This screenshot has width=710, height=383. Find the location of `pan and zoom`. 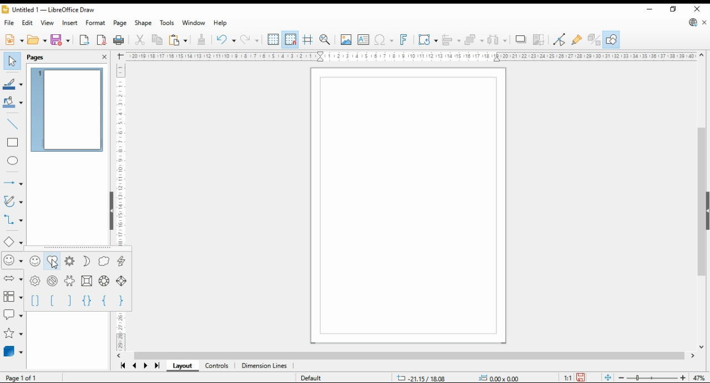

pan and zoom is located at coordinates (326, 40).